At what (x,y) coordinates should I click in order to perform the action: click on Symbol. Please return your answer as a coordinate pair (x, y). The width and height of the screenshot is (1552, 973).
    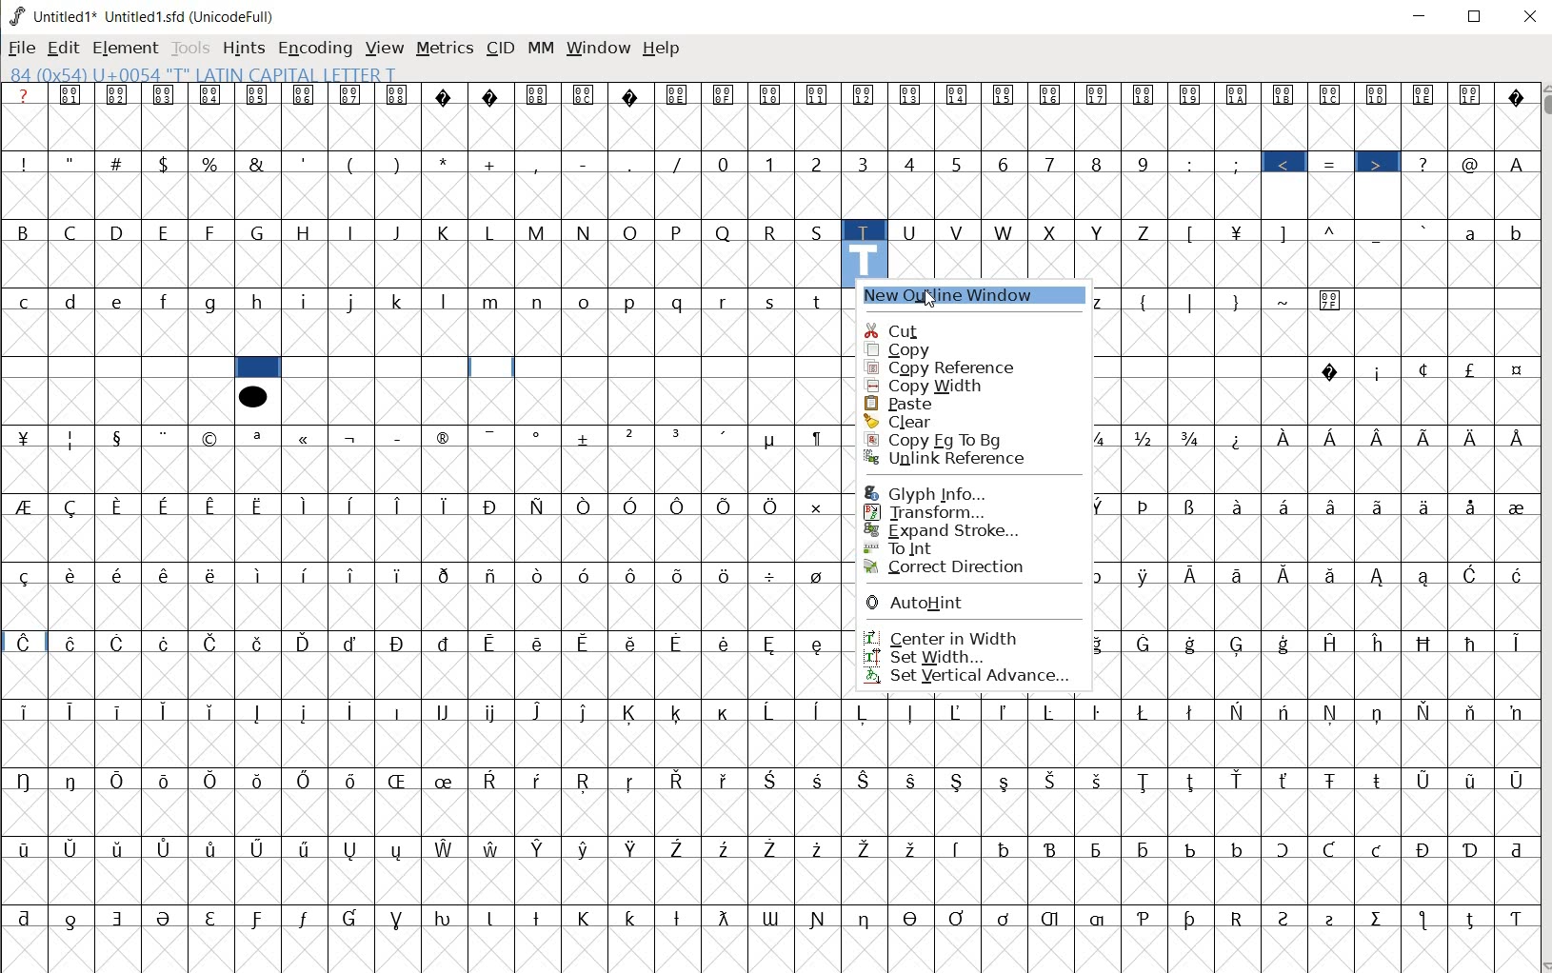
    Looking at the image, I should click on (354, 709).